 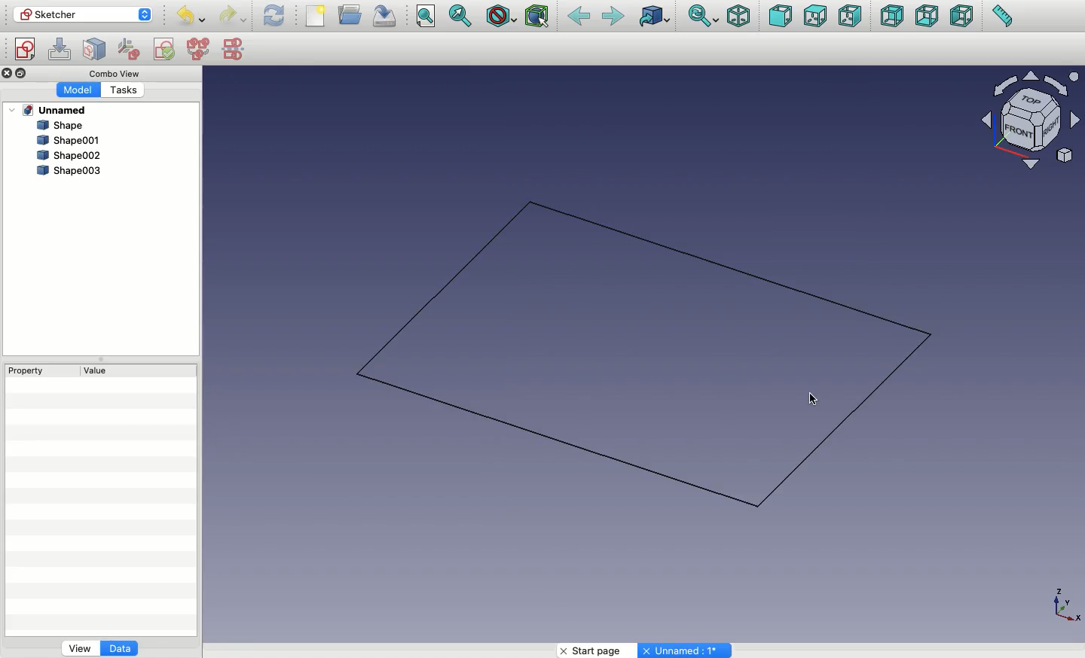 I want to click on Refresh, so click(x=275, y=17).